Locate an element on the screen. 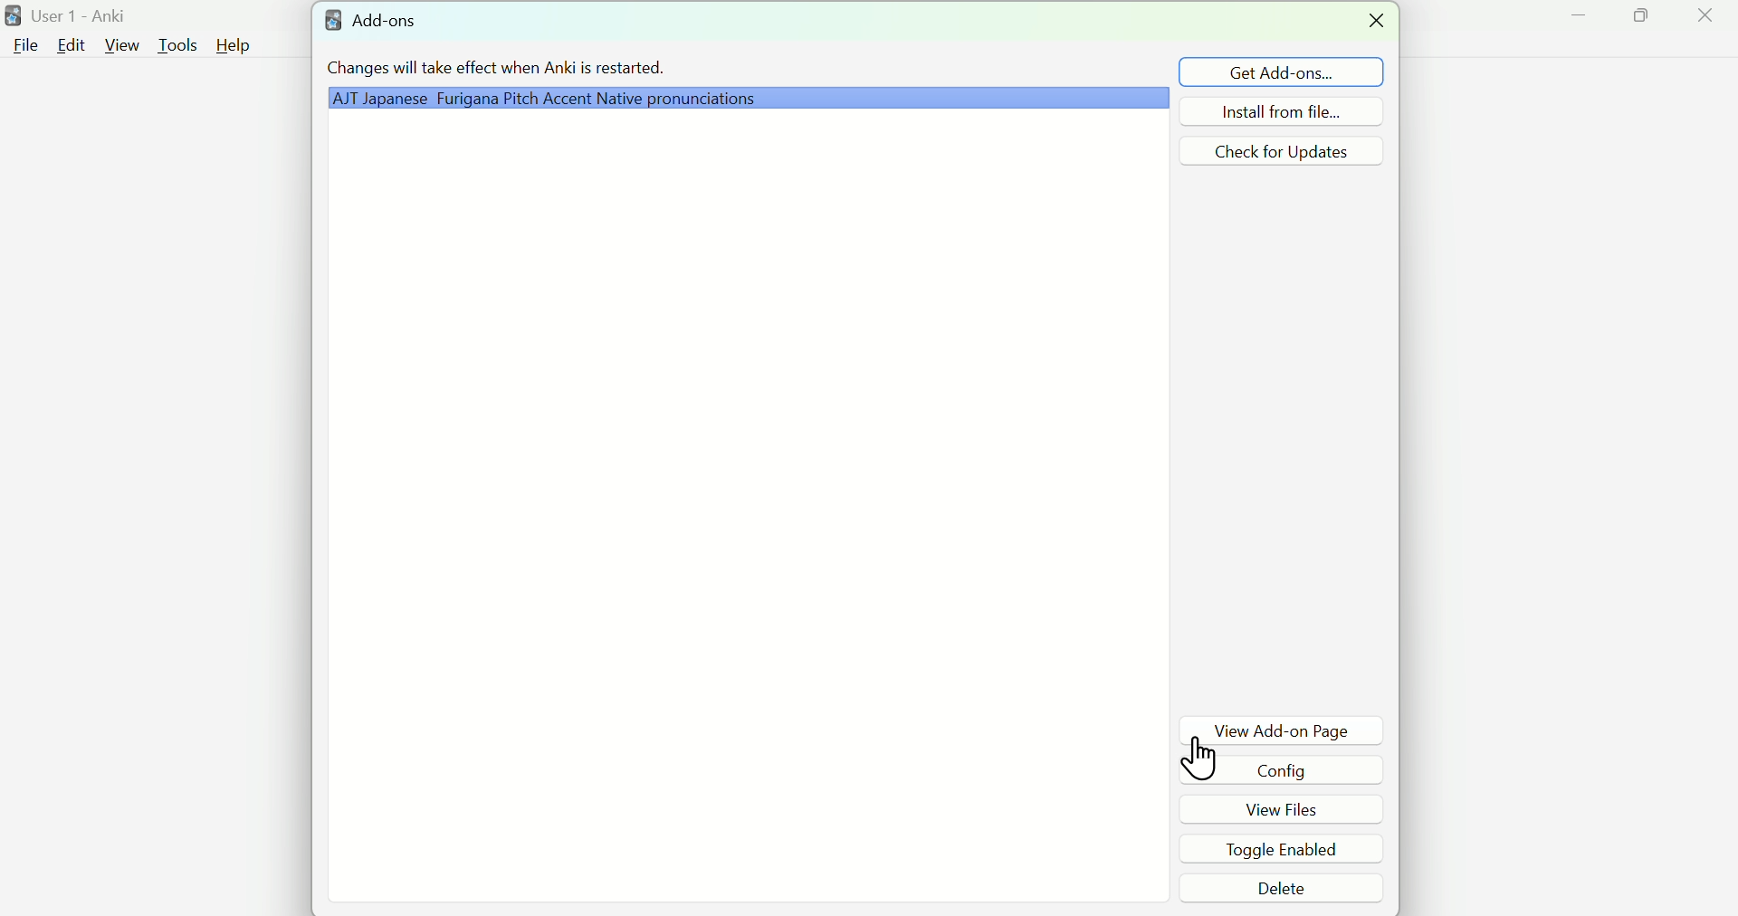 The height and width of the screenshot is (916, 1738). View Add-on Page is located at coordinates (1284, 733).